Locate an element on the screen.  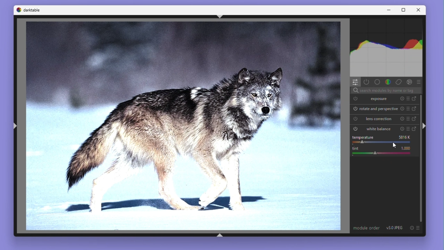
Preset is located at coordinates (408, 119).